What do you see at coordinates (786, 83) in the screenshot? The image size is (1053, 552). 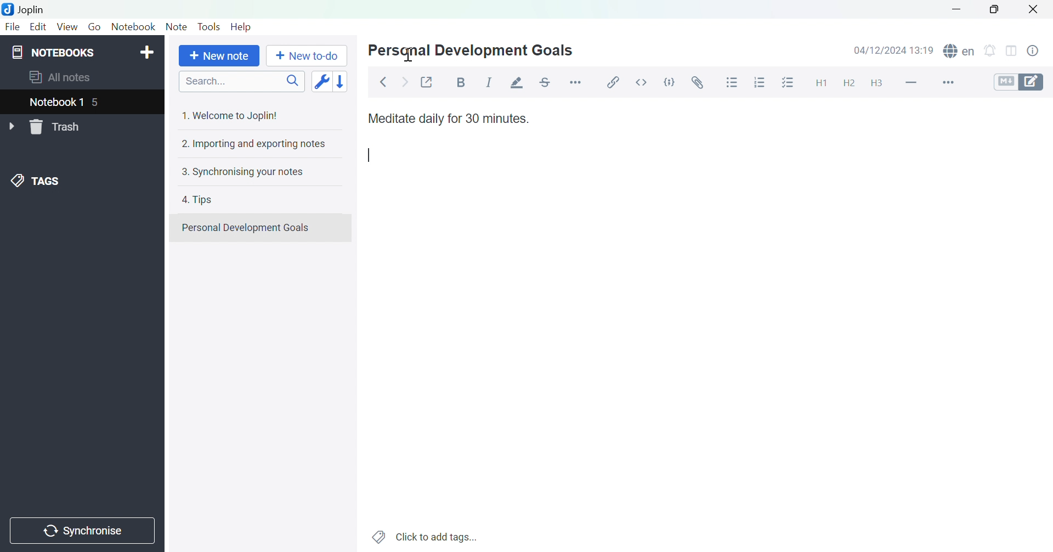 I see `Checkbox list` at bounding box center [786, 83].